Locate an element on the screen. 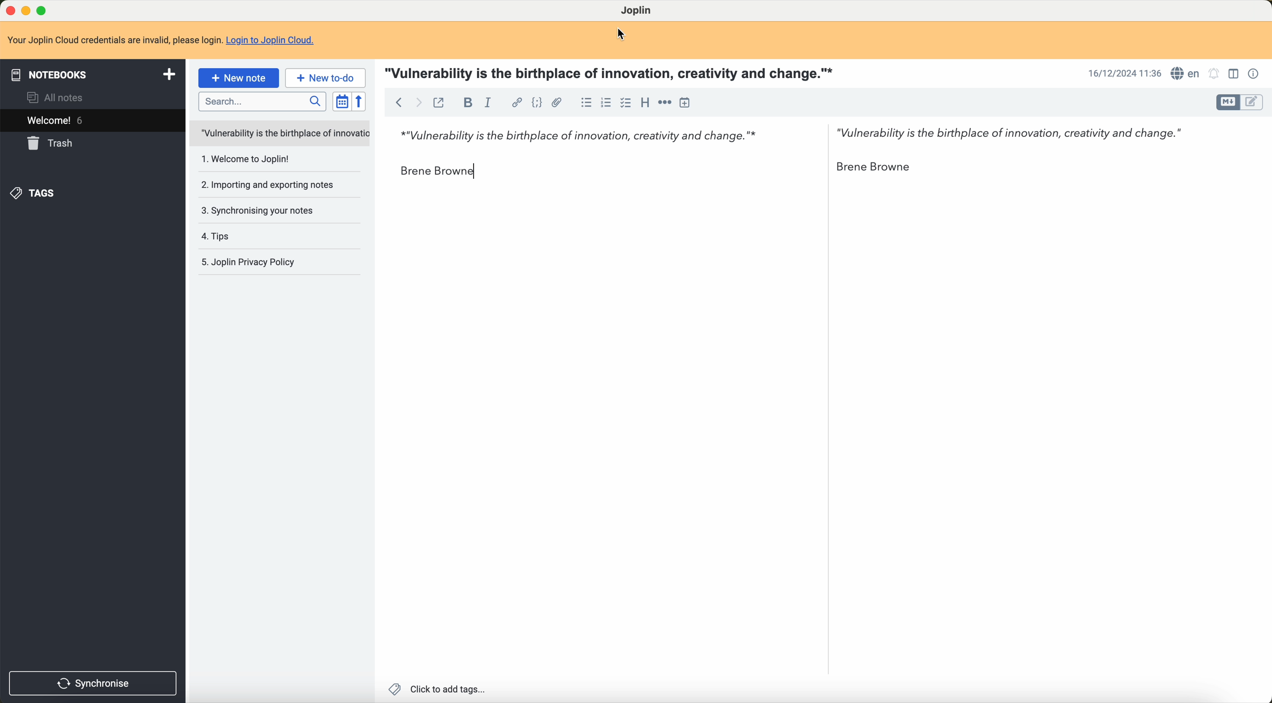 The height and width of the screenshot is (703, 1272). insert time is located at coordinates (689, 102).